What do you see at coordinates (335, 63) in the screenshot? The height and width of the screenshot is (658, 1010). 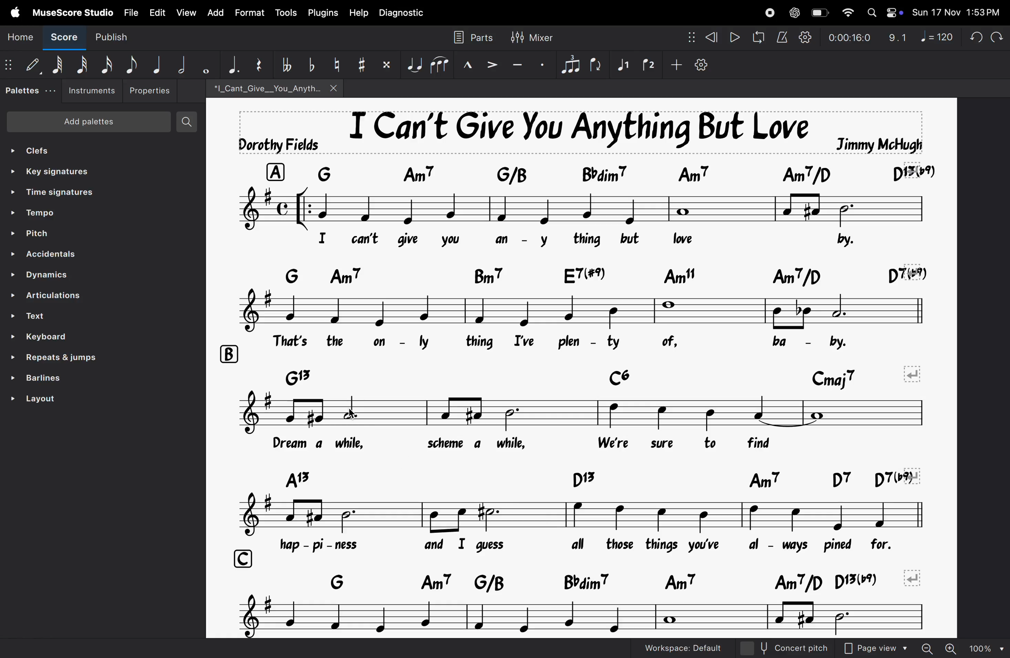 I see `toggle natural` at bounding box center [335, 63].